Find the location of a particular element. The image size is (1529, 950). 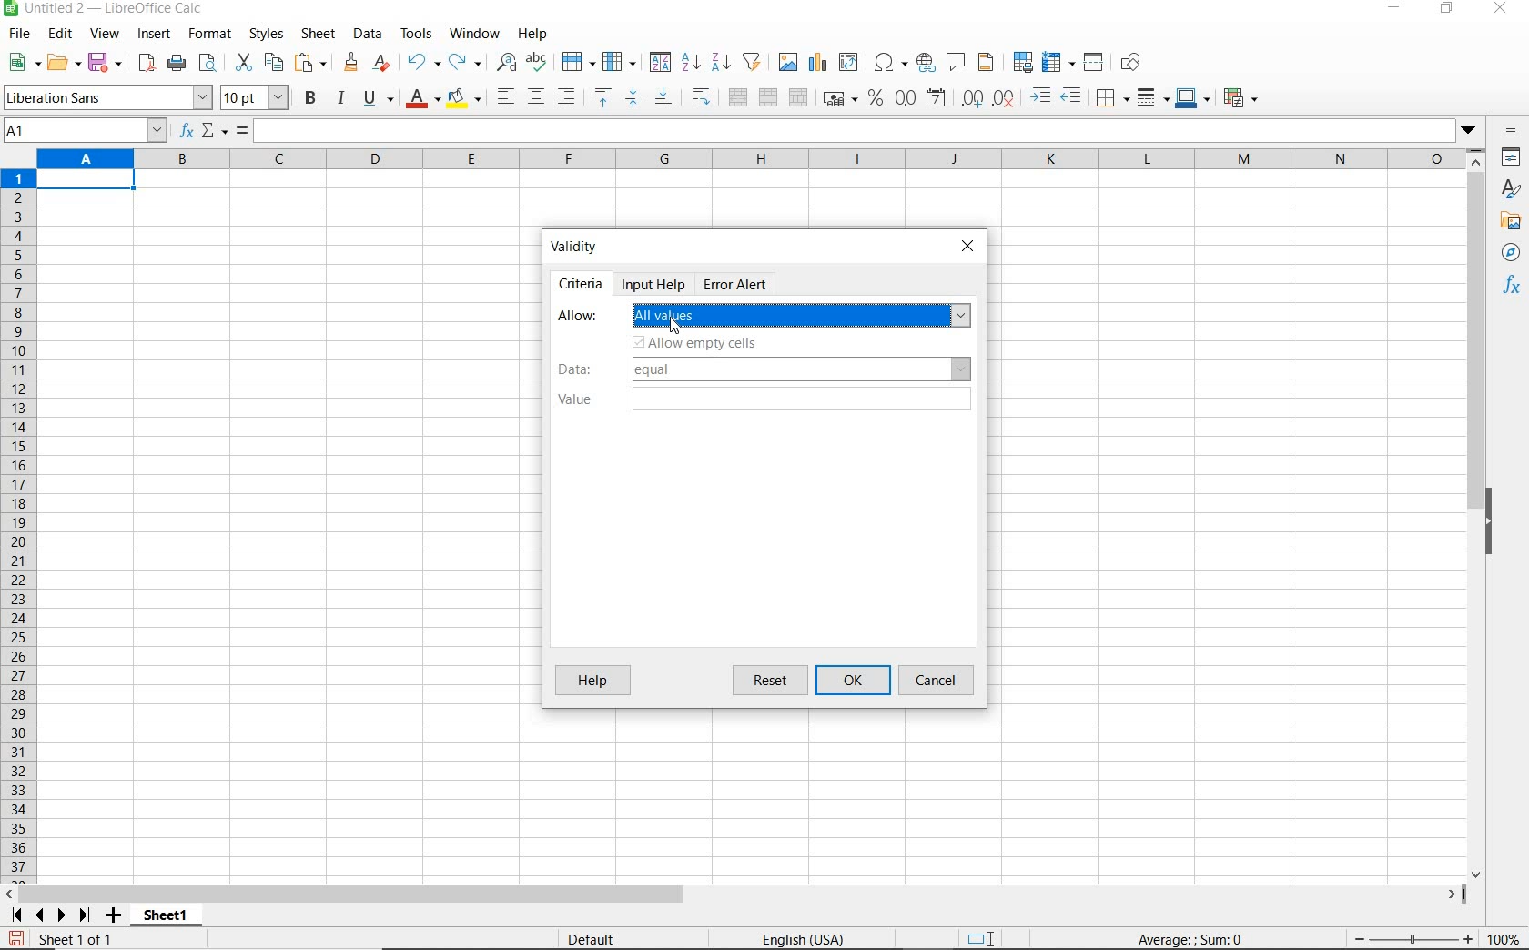

ok is located at coordinates (857, 681).